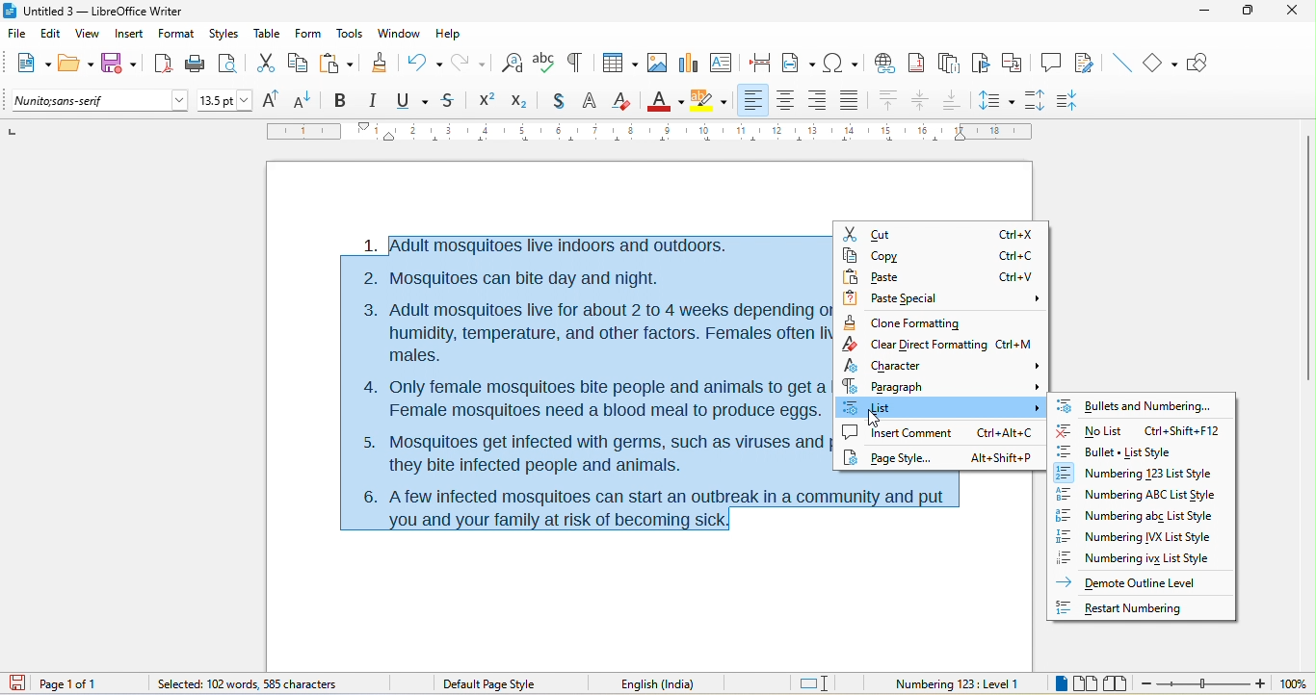 Image resolution: width=1316 pixels, height=695 pixels. What do you see at coordinates (939, 435) in the screenshot?
I see `insert comment` at bounding box center [939, 435].